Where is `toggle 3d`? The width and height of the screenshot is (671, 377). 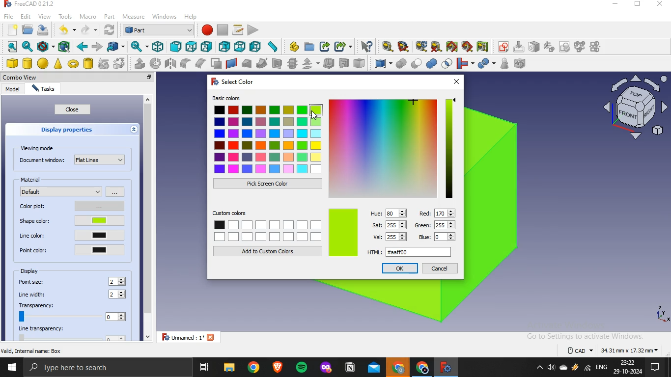 toggle 3d is located at coordinates (467, 47).